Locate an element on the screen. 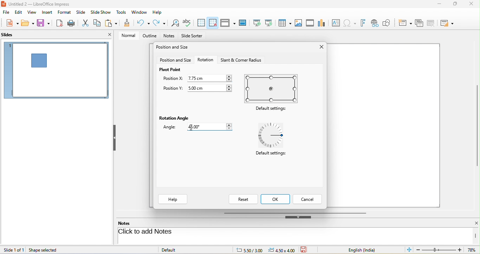 The height and width of the screenshot is (254, 480). save is located at coordinates (44, 23).